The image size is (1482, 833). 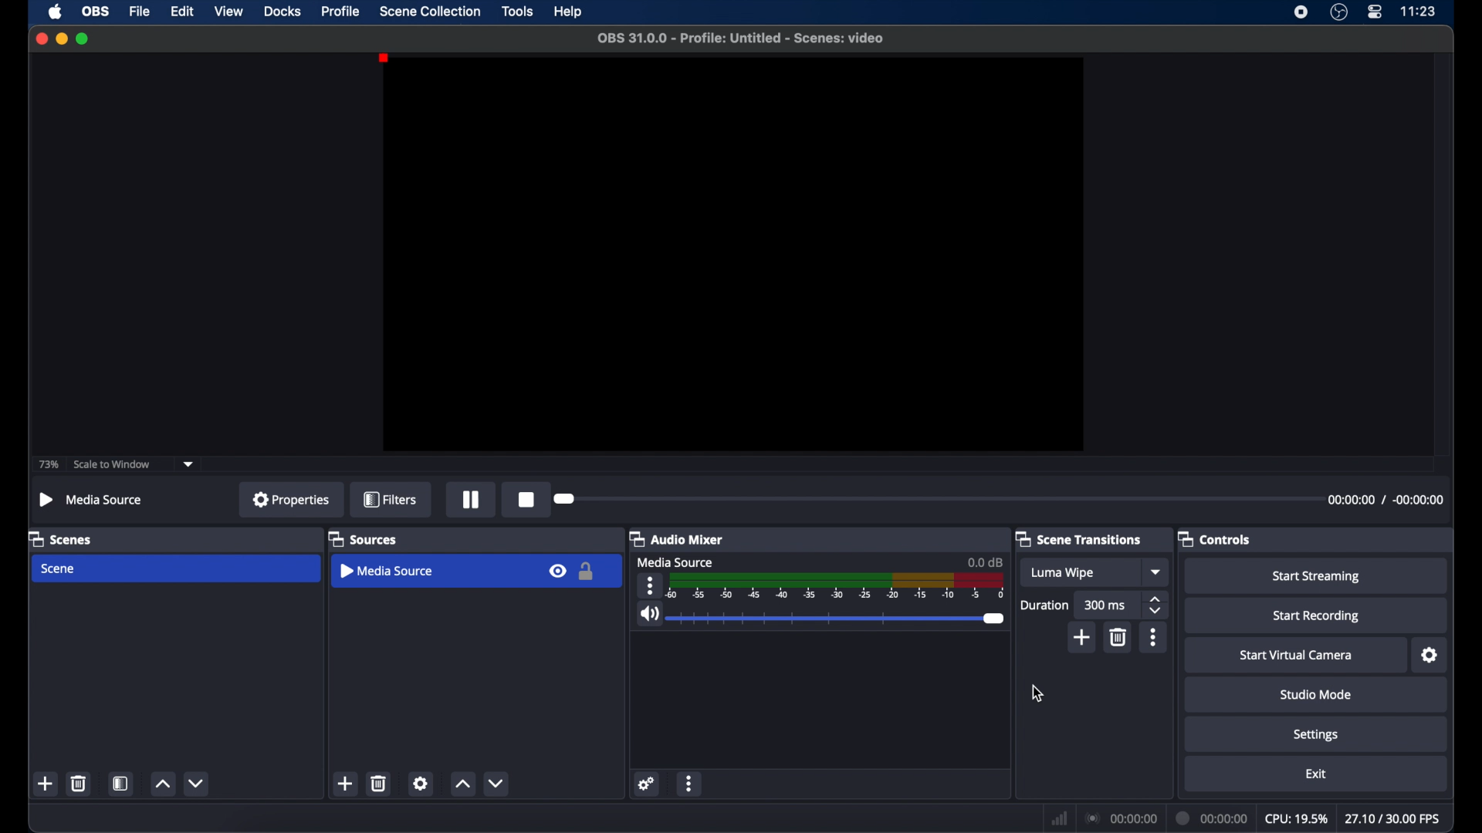 What do you see at coordinates (282, 12) in the screenshot?
I see `docks` at bounding box center [282, 12].